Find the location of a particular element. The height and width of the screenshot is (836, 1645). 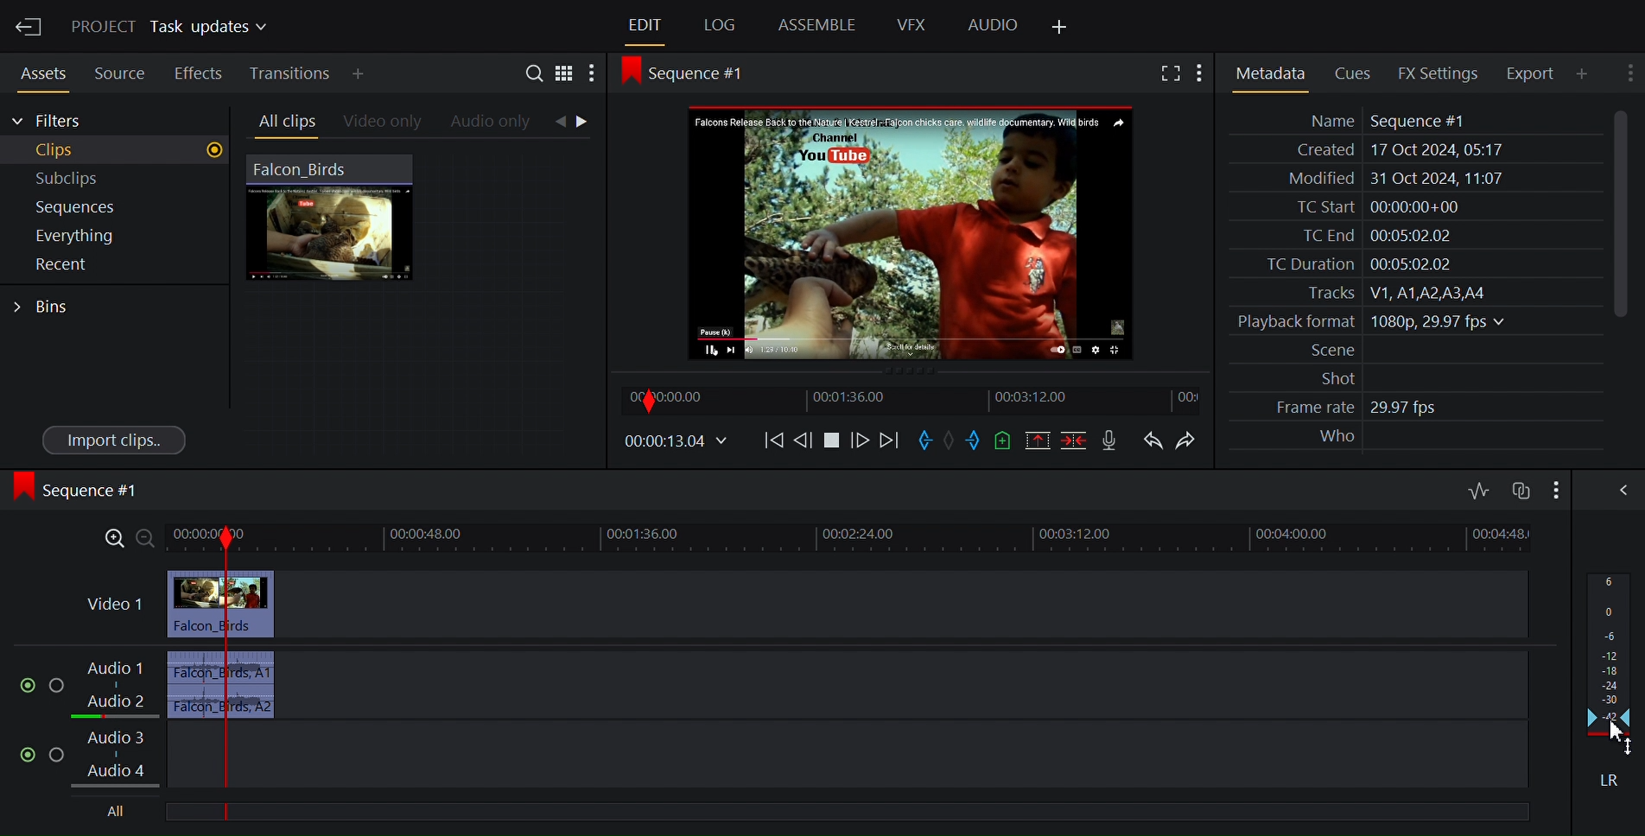

Audio only is located at coordinates (495, 123).